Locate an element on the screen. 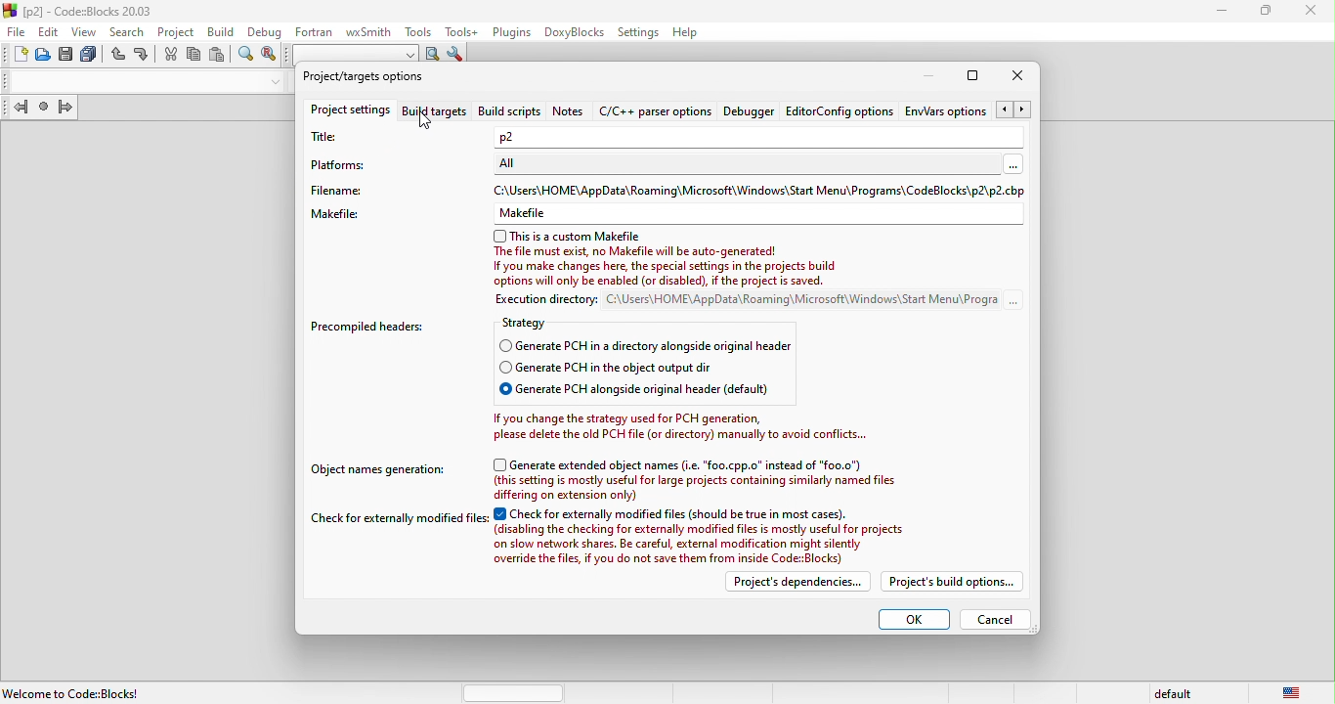 This screenshot has height=704, width=1335. this is a custom makefile is located at coordinates (651, 237).